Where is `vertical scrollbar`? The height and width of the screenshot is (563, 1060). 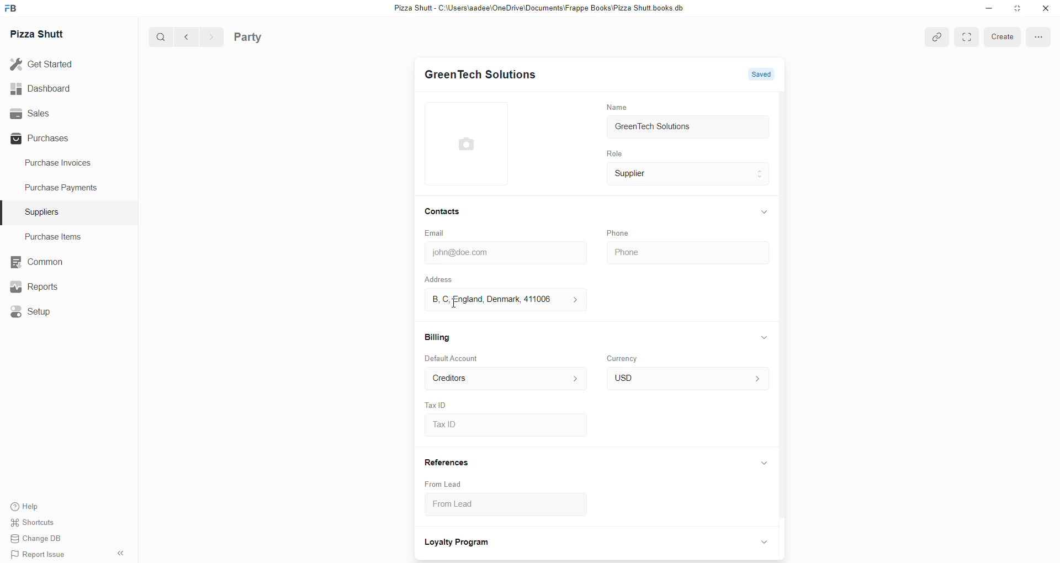
vertical scrollbar is located at coordinates (786, 307).